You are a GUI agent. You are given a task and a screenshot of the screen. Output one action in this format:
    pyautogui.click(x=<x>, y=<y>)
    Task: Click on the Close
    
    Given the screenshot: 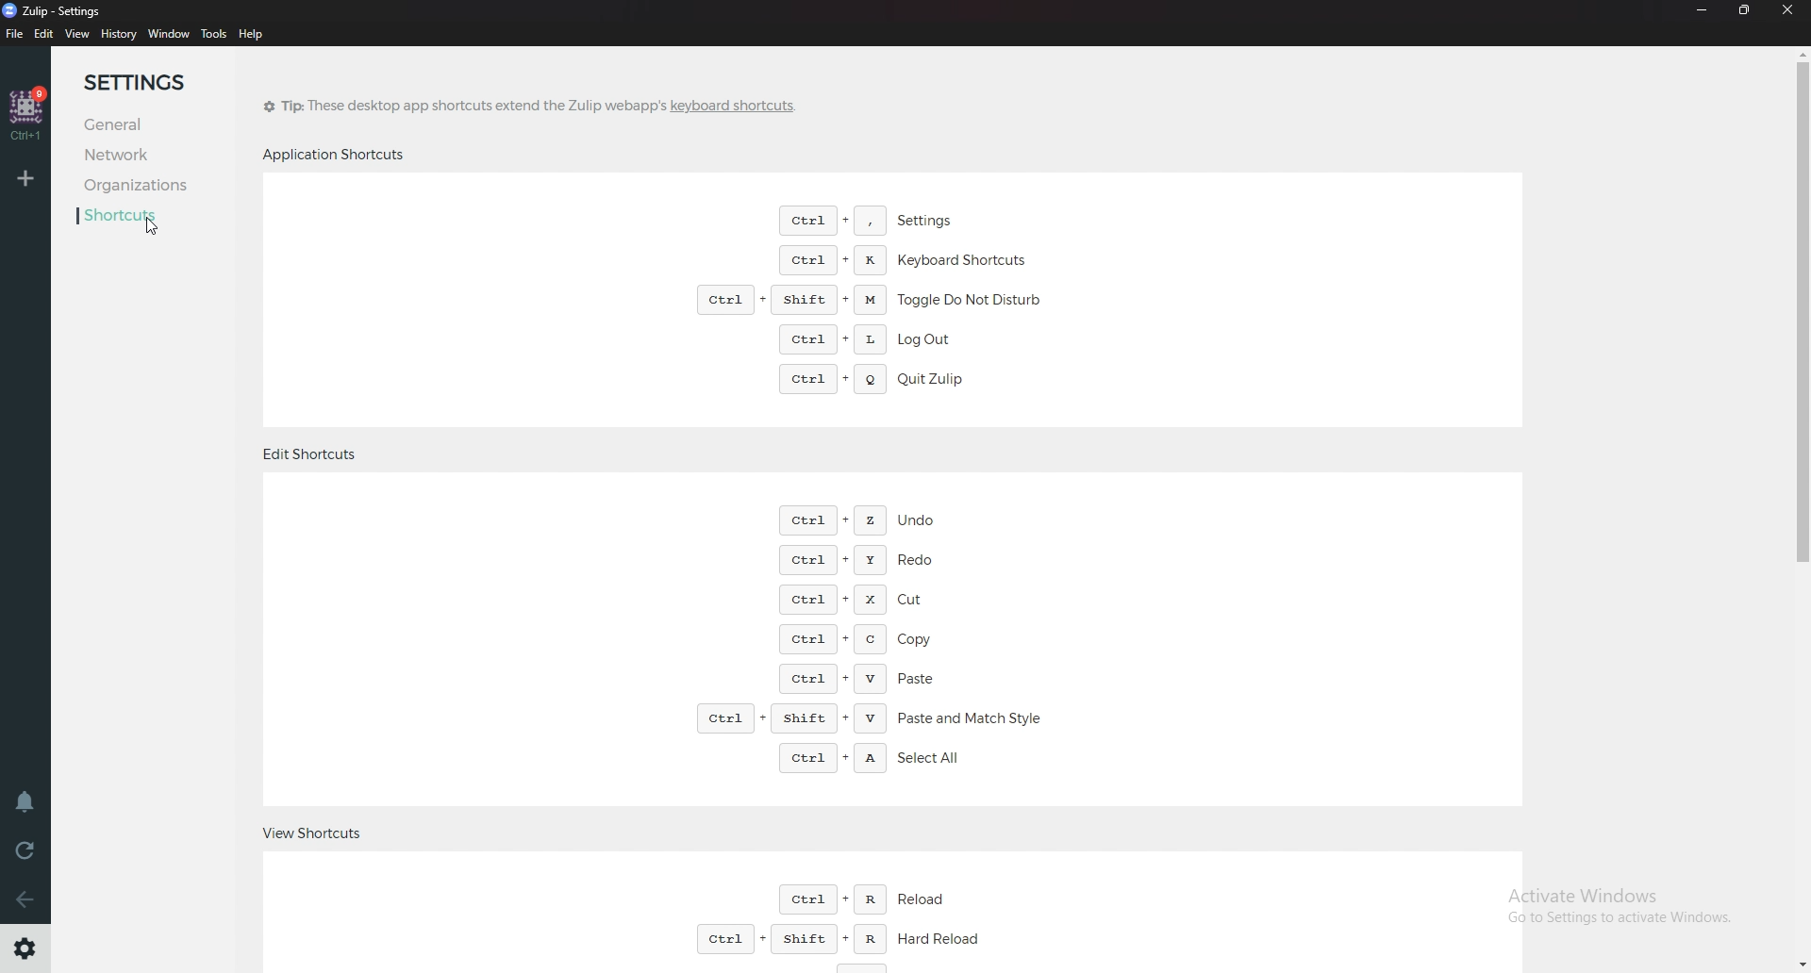 What is the action you would take?
    pyautogui.click(x=1789, y=12)
    